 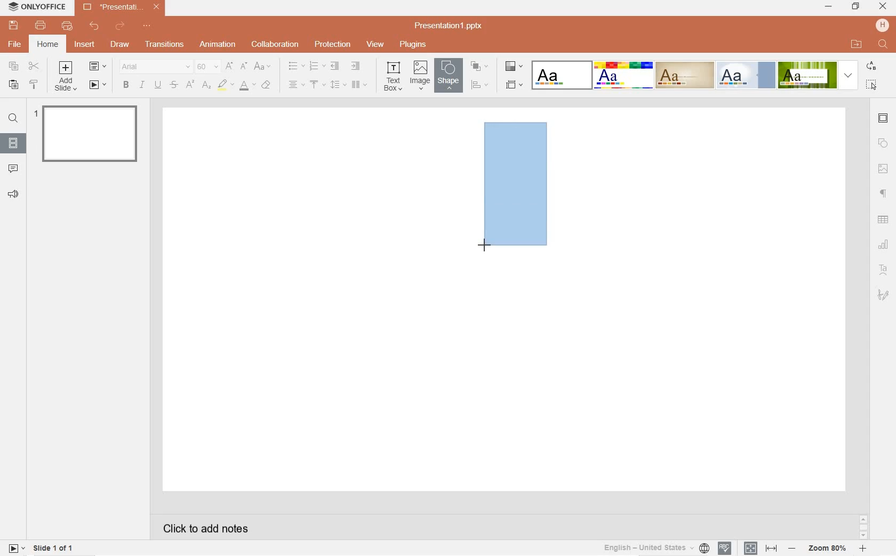 I want to click on numbering, so click(x=316, y=67).